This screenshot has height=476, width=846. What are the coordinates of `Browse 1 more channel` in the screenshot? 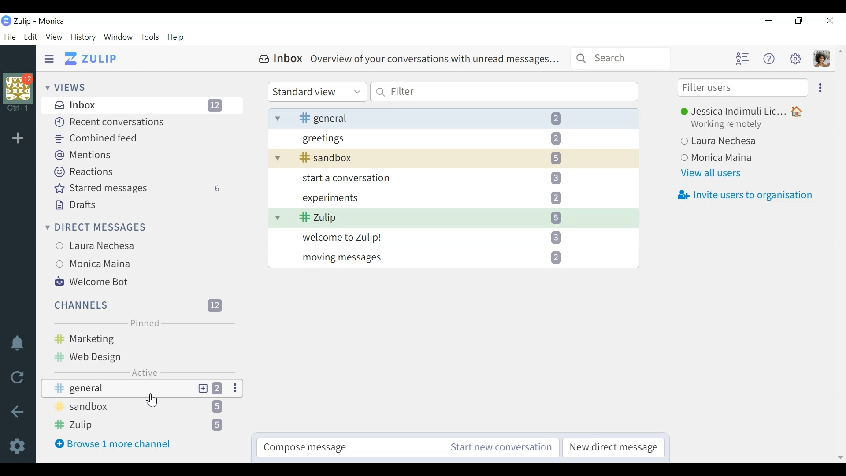 It's located at (118, 444).